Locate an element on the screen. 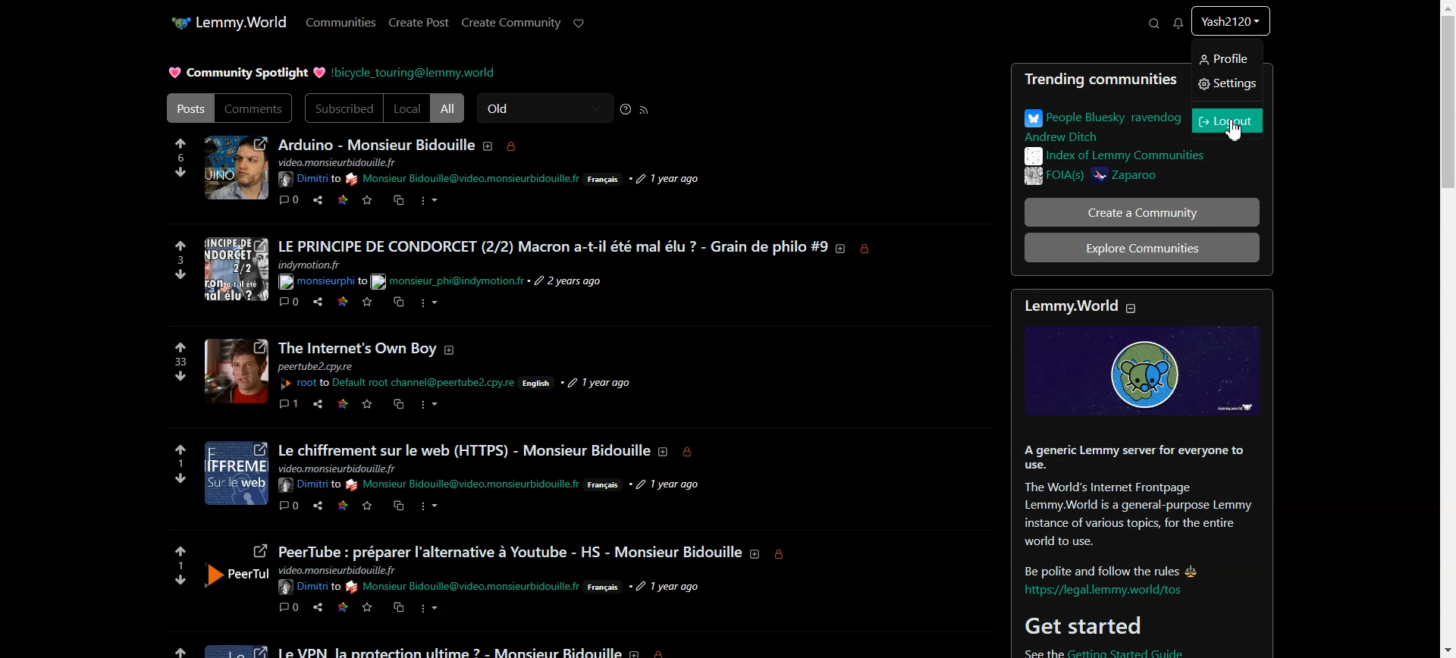 Image resolution: width=1456 pixels, height=658 pixels. profile picture is located at coordinates (236, 270).